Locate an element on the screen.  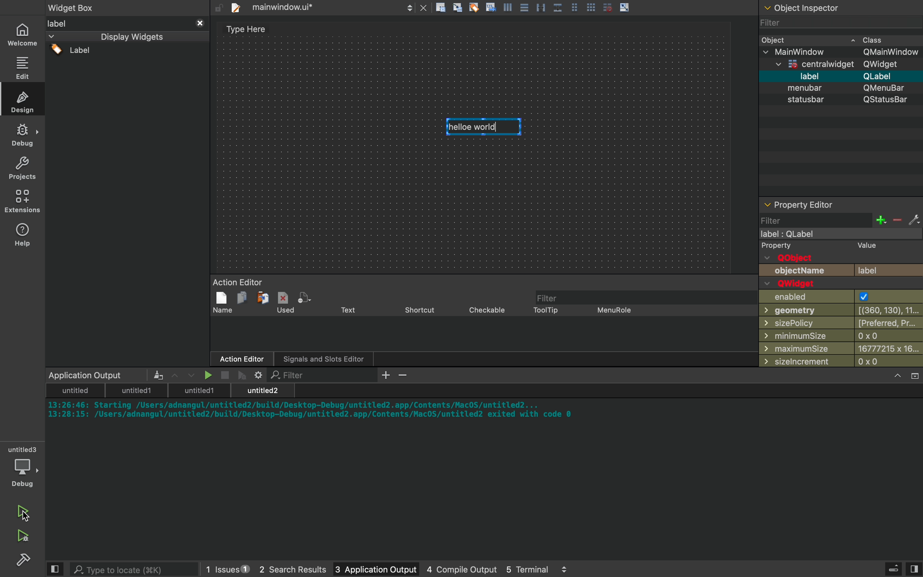
 is located at coordinates (812, 7).